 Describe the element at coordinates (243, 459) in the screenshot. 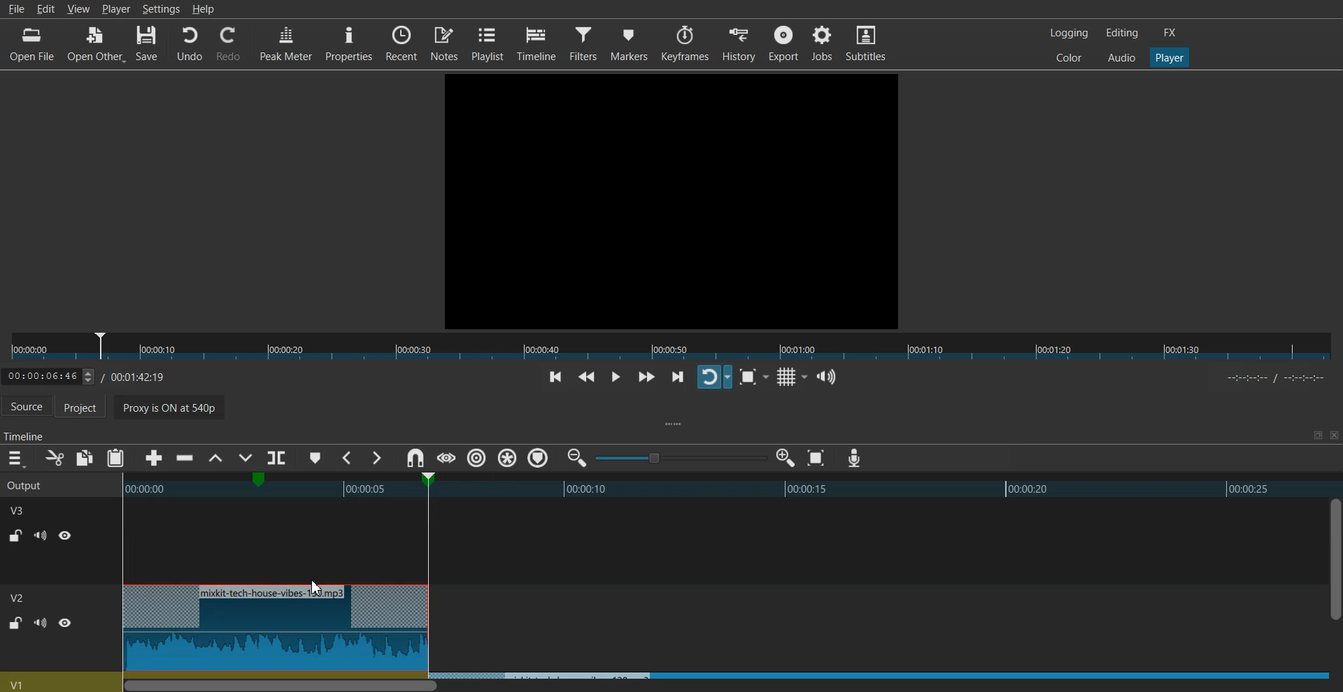

I see `Overwrite` at that location.